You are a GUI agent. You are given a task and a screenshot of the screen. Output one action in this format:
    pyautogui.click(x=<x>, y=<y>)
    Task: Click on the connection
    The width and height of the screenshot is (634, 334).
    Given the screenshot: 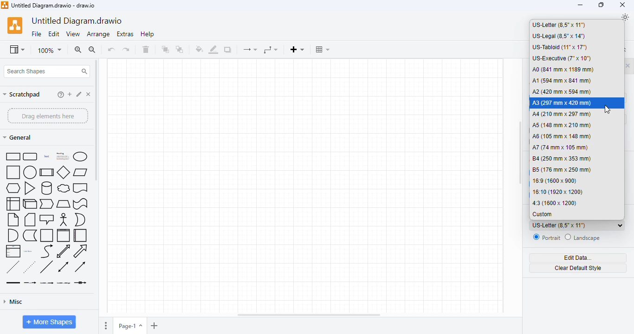 What is the action you would take?
    pyautogui.click(x=250, y=50)
    